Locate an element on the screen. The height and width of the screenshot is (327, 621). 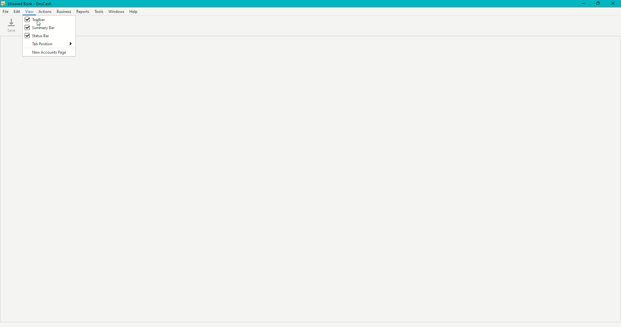
Summary Bar is located at coordinates (41, 28).